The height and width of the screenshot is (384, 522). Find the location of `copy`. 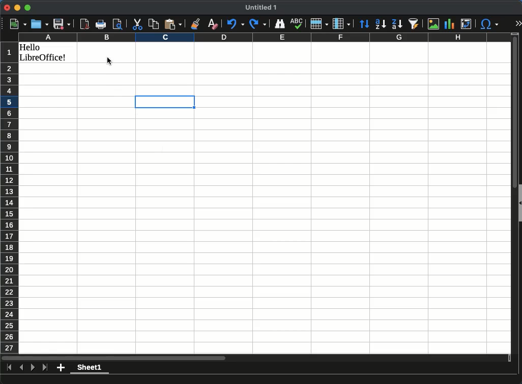

copy is located at coordinates (153, 23).